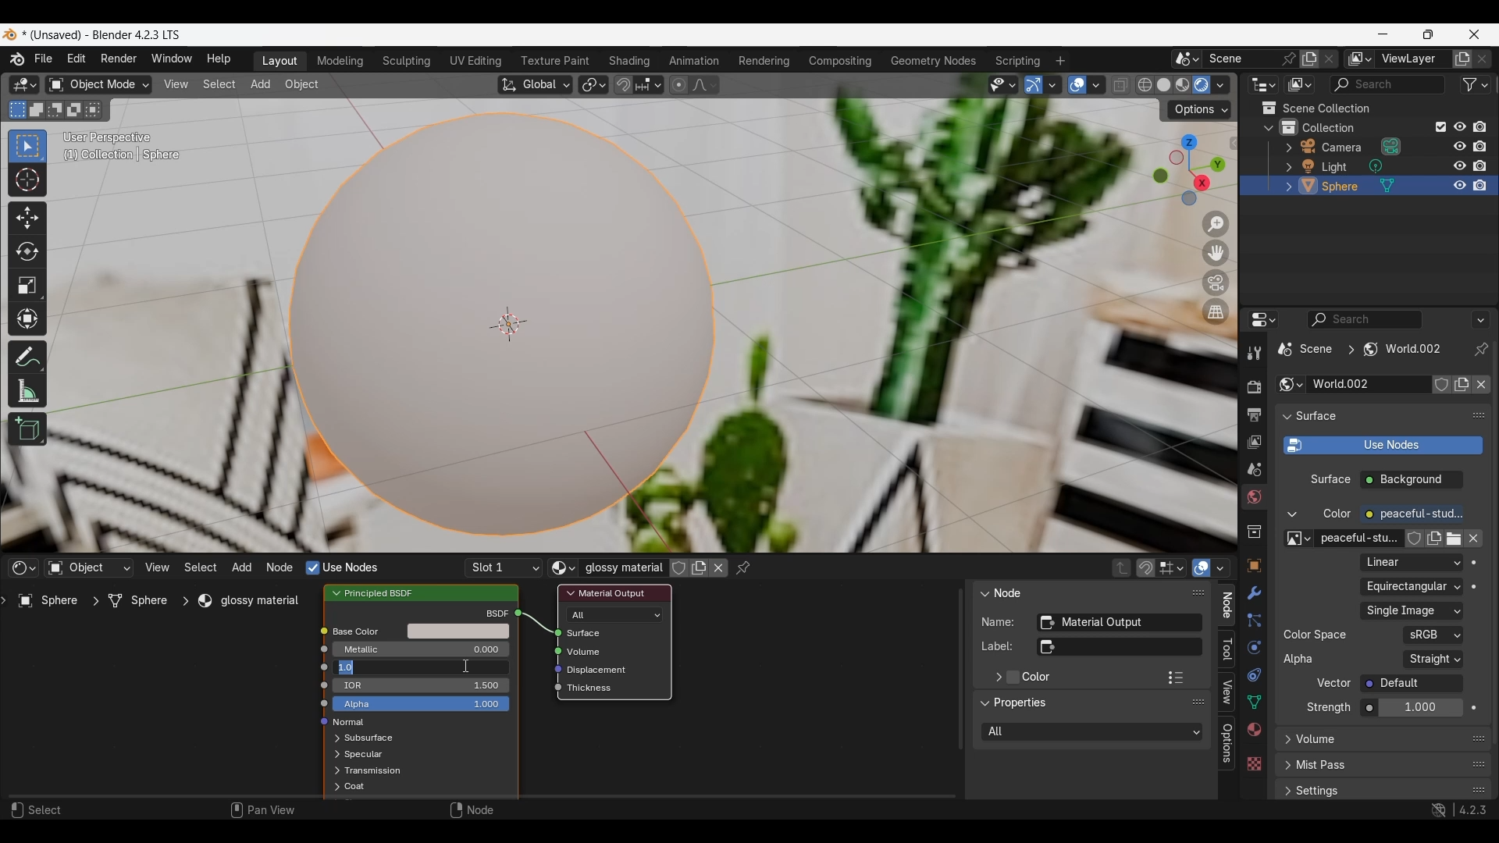 The width and height of the screenshot is (1499, 843). Describe the element at coordinates (93, 110) in the screenshot. I see `Intersect existing selection` at that location.